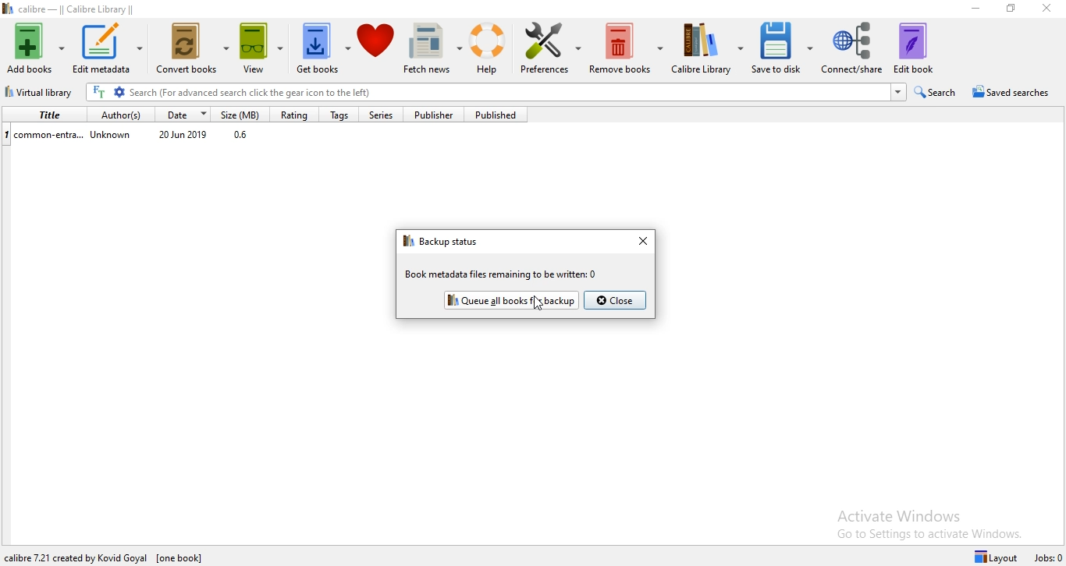 The width and height of the screenshot is (1066, 566). I want to click on 20 Jun 2019, so click(184, 136).